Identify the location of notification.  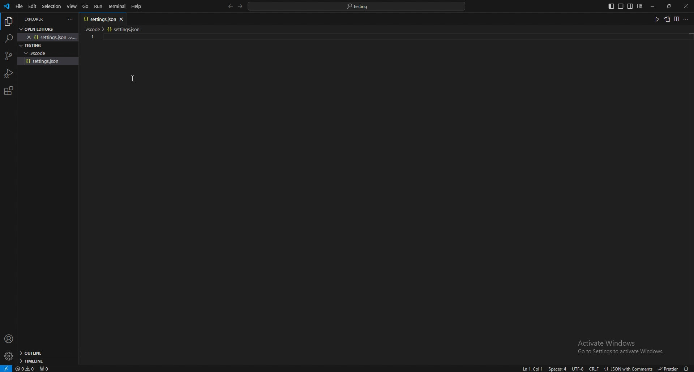
(685, 368).